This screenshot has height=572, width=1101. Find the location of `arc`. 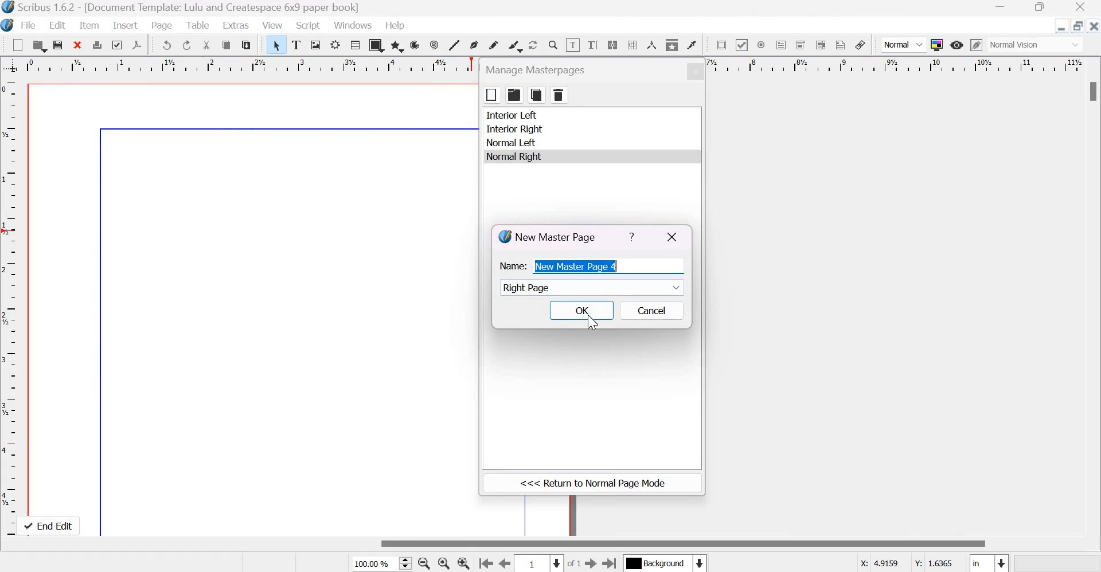

arc is located at coordinates (416, 45).